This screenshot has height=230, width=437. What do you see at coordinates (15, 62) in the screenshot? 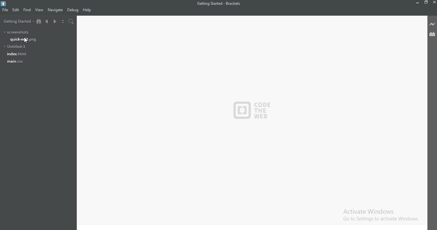
I see `main.css` at bounding box center [15, 62].